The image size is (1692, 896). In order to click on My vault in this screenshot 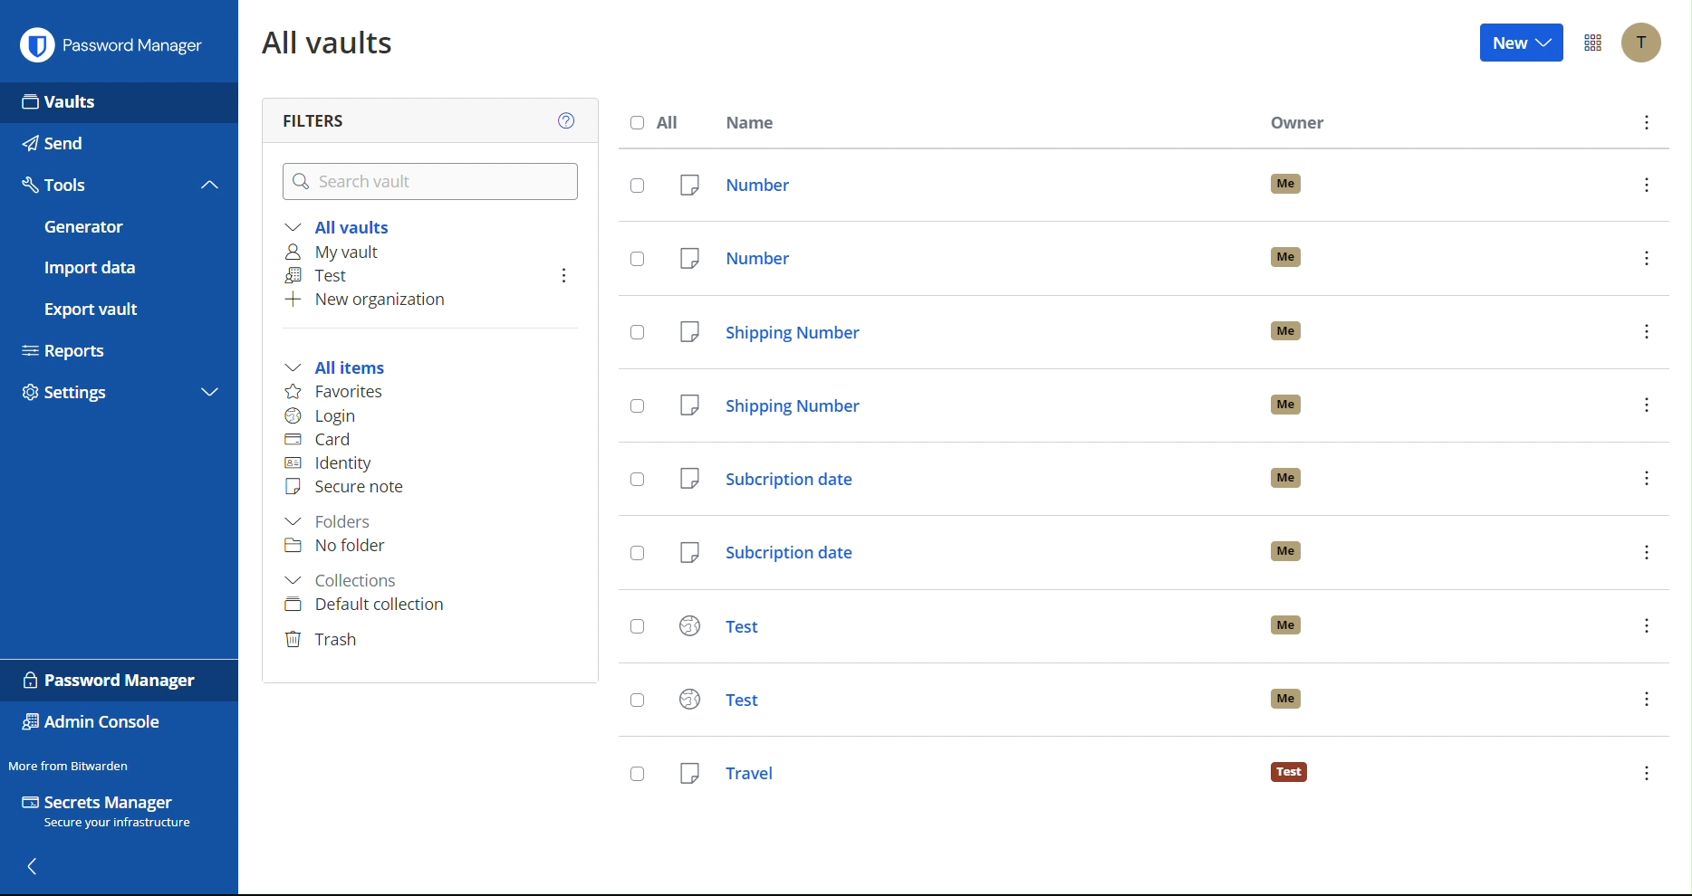, I will do `click(337, 252)`.